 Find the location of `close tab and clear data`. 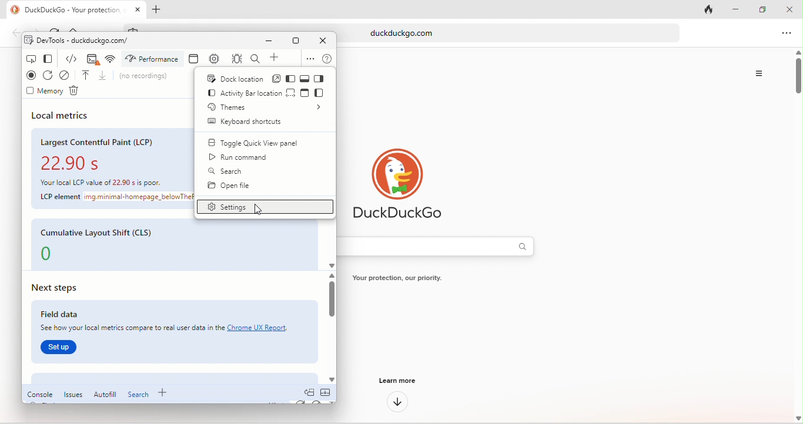

close tab and clear data is located at coordinates (710, 9).